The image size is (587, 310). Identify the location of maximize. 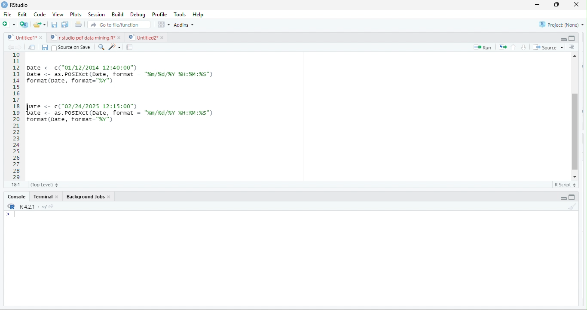
(555, 5).